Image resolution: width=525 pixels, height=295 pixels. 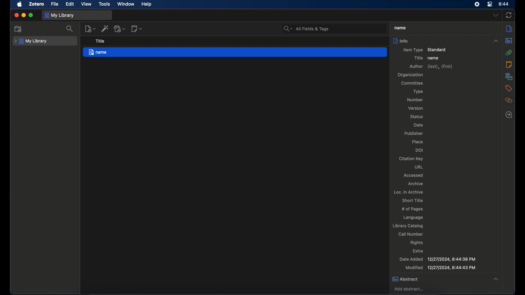 What do you see at coordinates (413, 175) in the screenshot?
I see `accessed` at bounding box center [413, 175].